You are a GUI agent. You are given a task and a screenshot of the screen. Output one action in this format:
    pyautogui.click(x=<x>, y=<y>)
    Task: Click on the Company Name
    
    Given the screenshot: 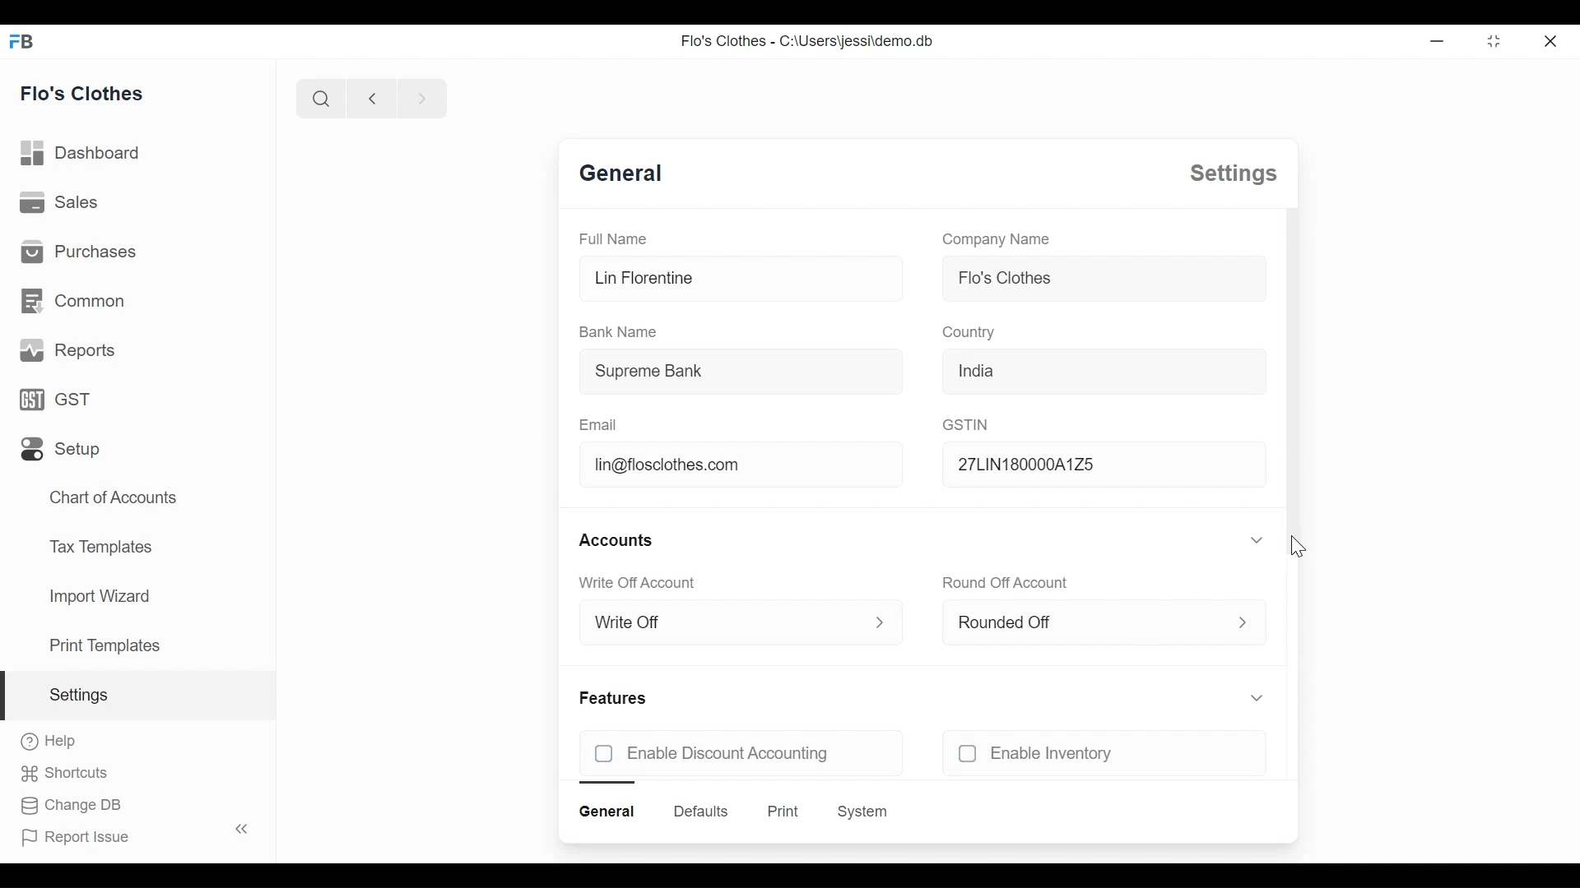 What is the action you would take?
    pyautogui.click(x=996, y=238)
    